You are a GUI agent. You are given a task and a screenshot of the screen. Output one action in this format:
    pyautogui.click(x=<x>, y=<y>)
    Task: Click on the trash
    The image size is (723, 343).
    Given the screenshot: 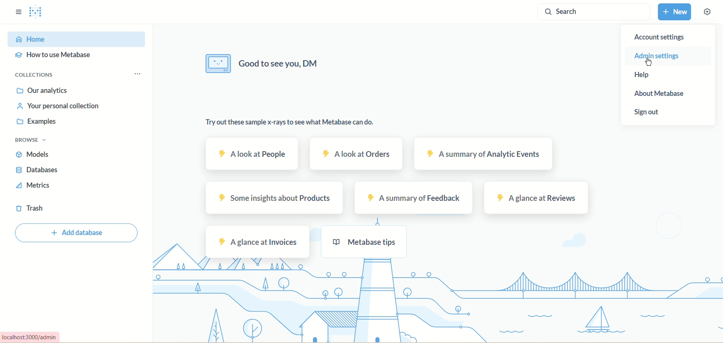 What is the action you would take?
    pyautogui.click(x=32, y=208)
    